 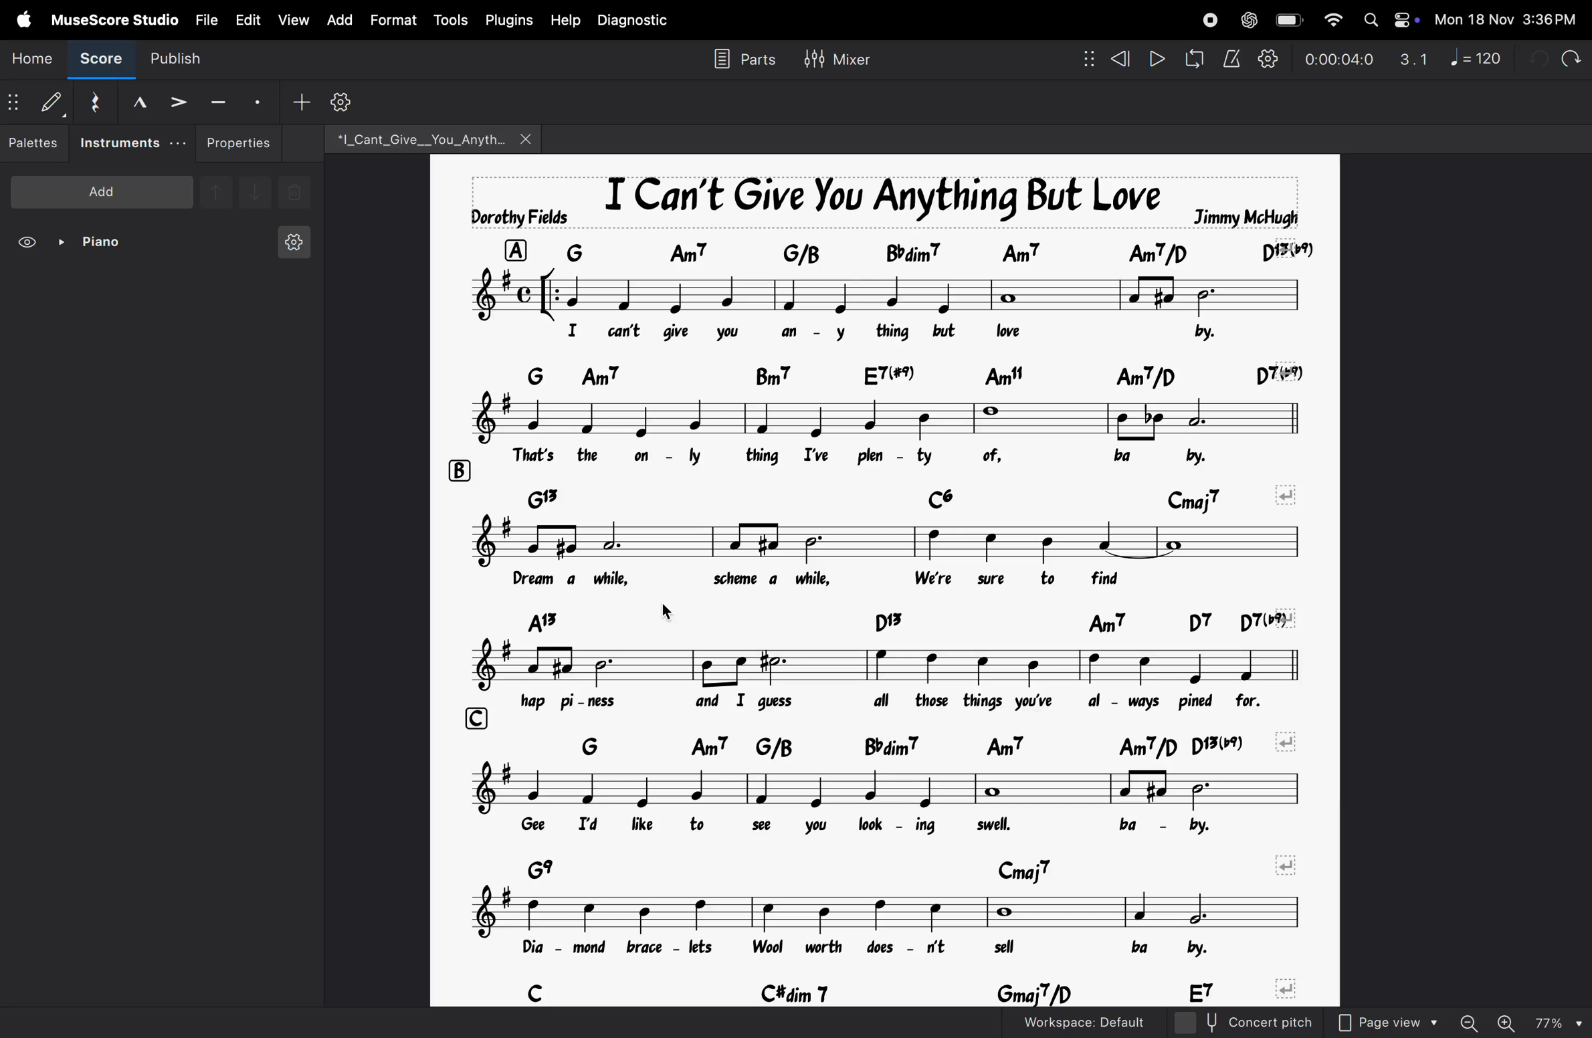 I want to click on chord symbols, so click(x=909, y=494).